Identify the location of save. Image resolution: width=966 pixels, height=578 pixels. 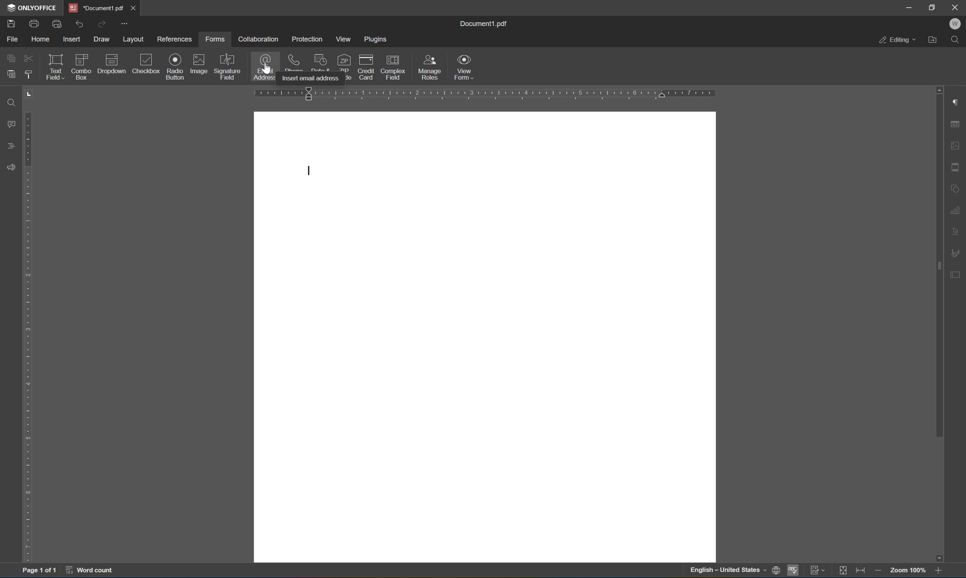
(12, 24).